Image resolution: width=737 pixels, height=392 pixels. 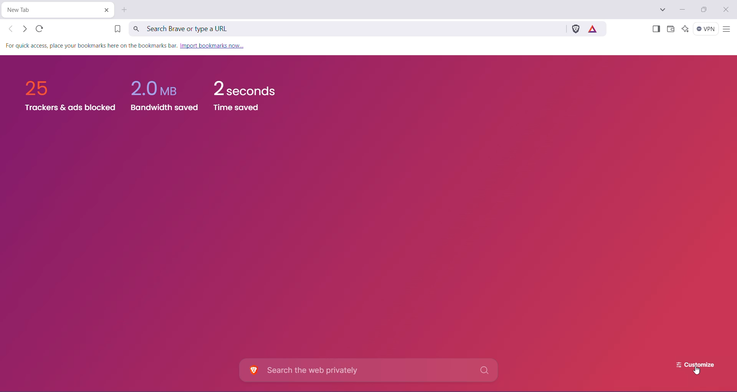 What do you see at coordinates (655, 30) in the screenshot?
I see `Show Sidebar` at bounding box center [655, 30].